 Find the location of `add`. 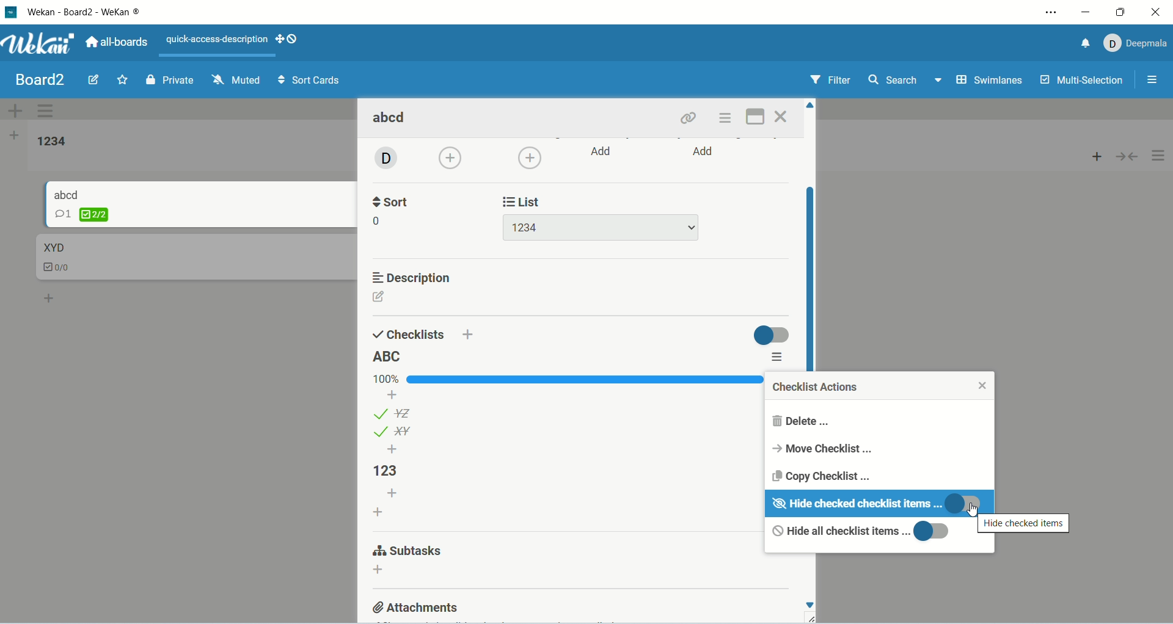

add is located at coordinates (51, 297).